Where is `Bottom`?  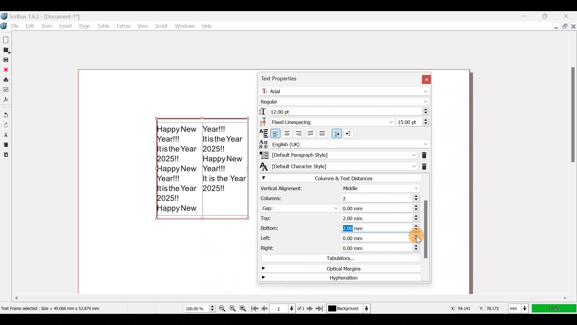 Bottom is located at coordinates (339, 227).